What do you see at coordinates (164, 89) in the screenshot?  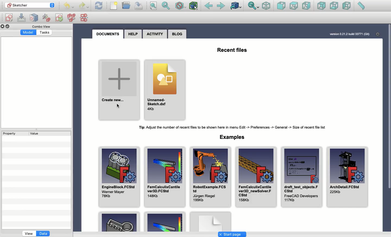 I see `Unnamed-sketch.dxf 4Kb` at bounding box center [164, 89].